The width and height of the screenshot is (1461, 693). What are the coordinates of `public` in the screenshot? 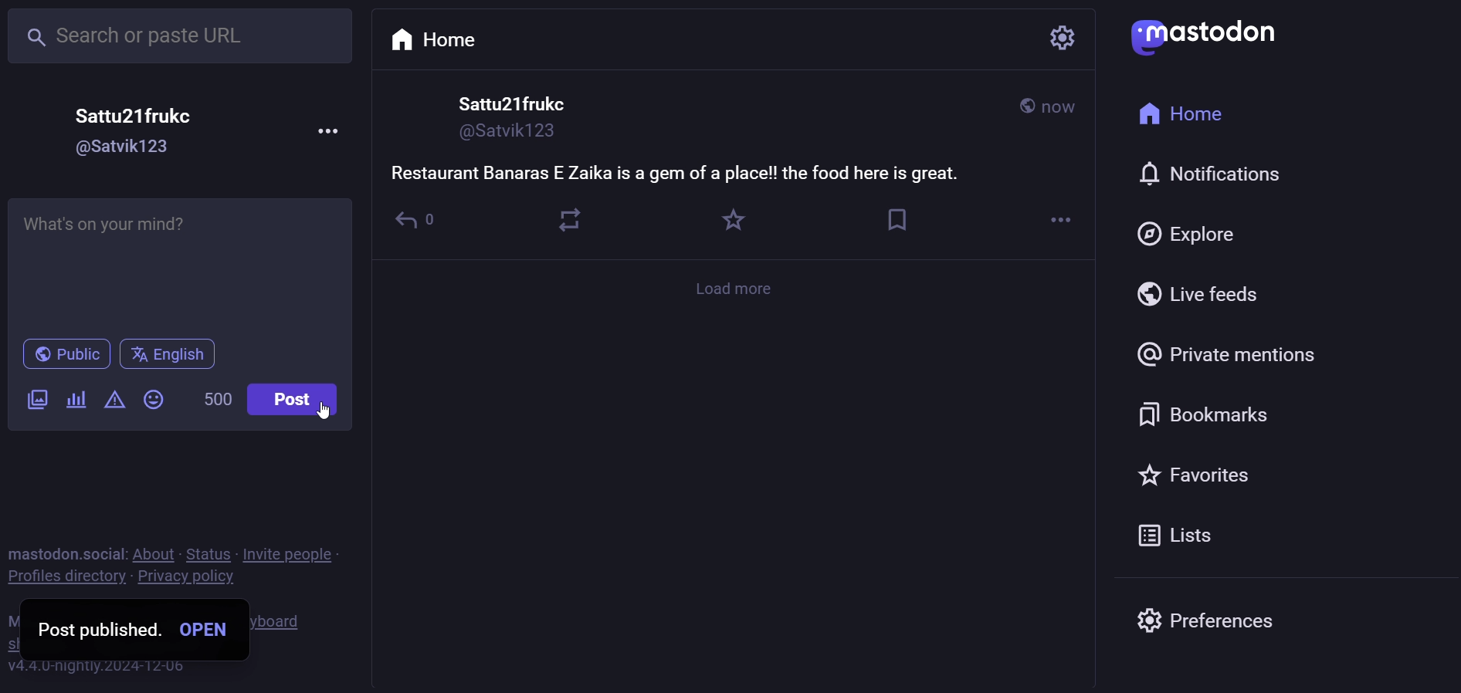 It's located at (1025, 105).